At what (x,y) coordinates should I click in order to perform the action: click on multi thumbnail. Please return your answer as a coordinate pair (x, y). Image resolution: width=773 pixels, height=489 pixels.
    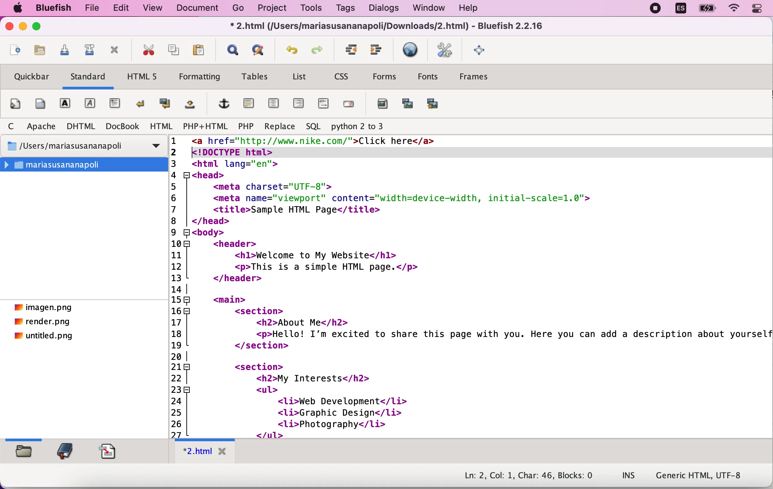
    Looking at the image, I should click on (437, 106).